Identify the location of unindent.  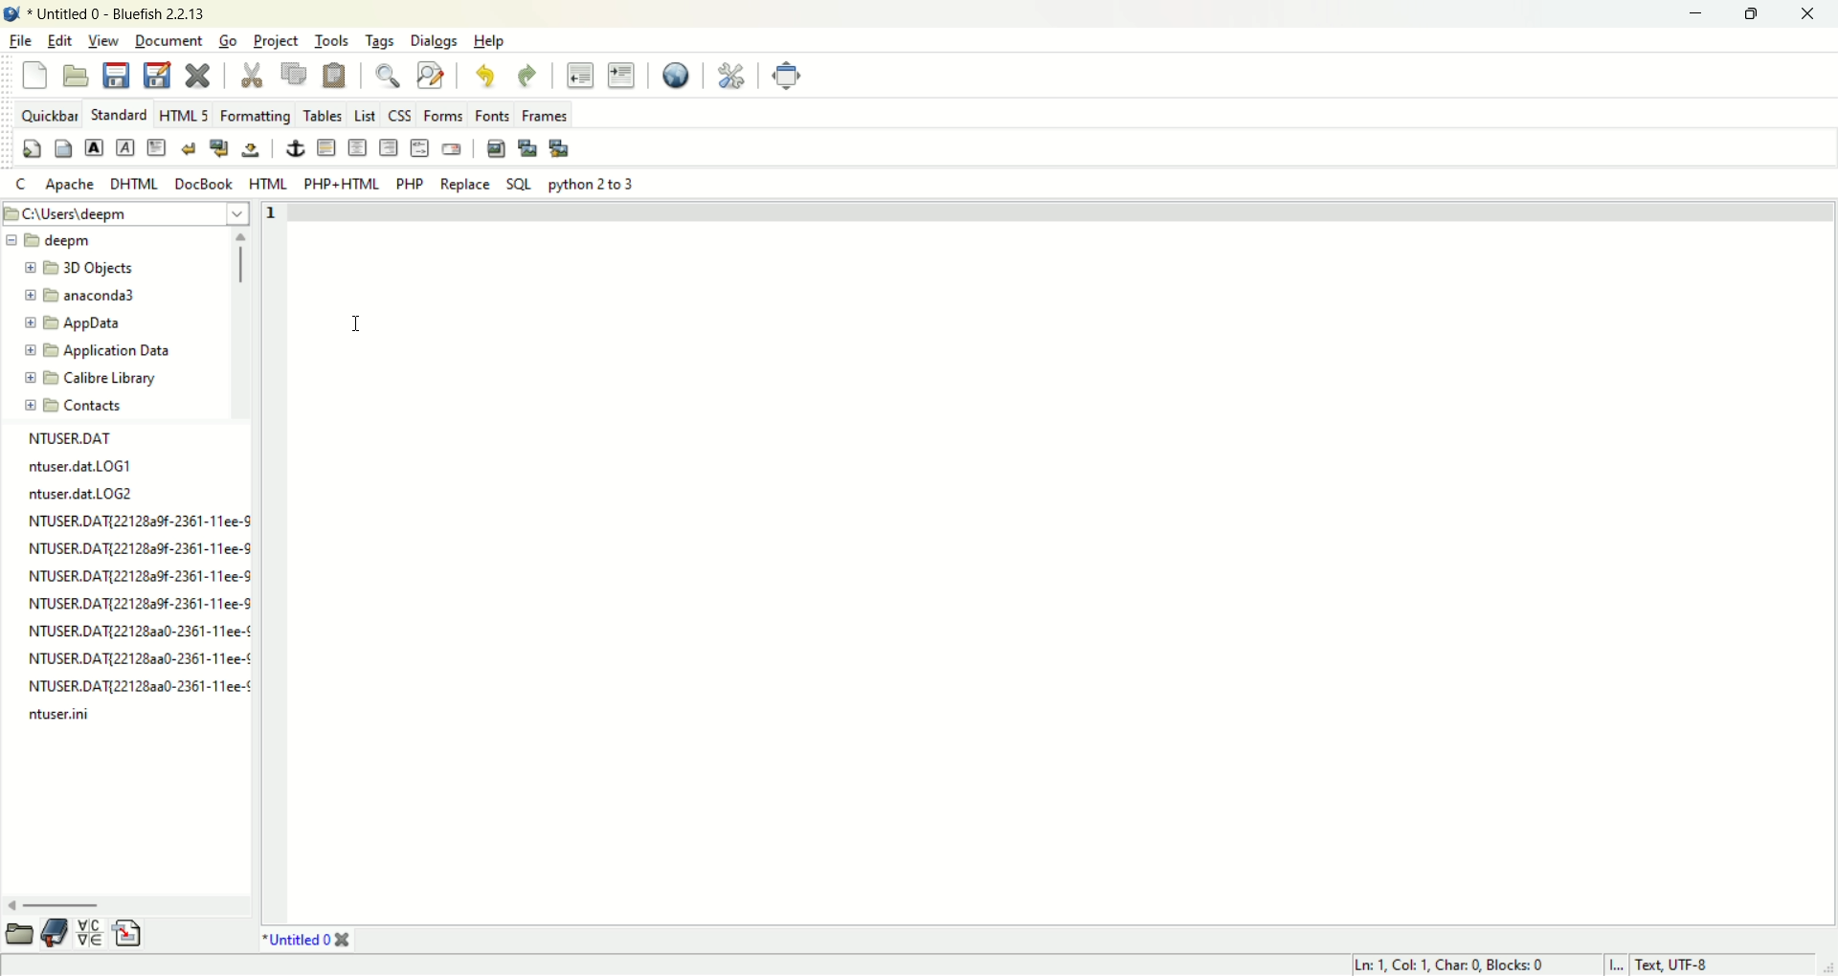
(579, 76).